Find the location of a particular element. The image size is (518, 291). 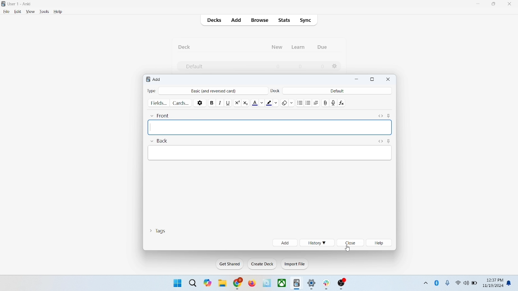

microphone is located at coordinates (448, 283).